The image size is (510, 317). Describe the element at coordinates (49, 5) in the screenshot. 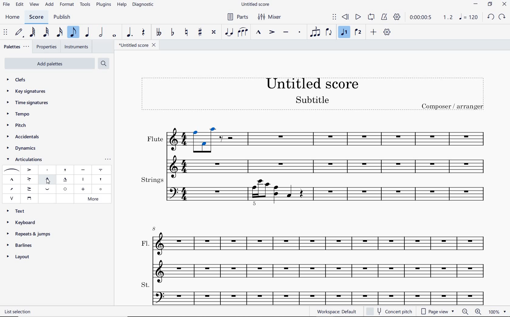

I see `add` at that location.